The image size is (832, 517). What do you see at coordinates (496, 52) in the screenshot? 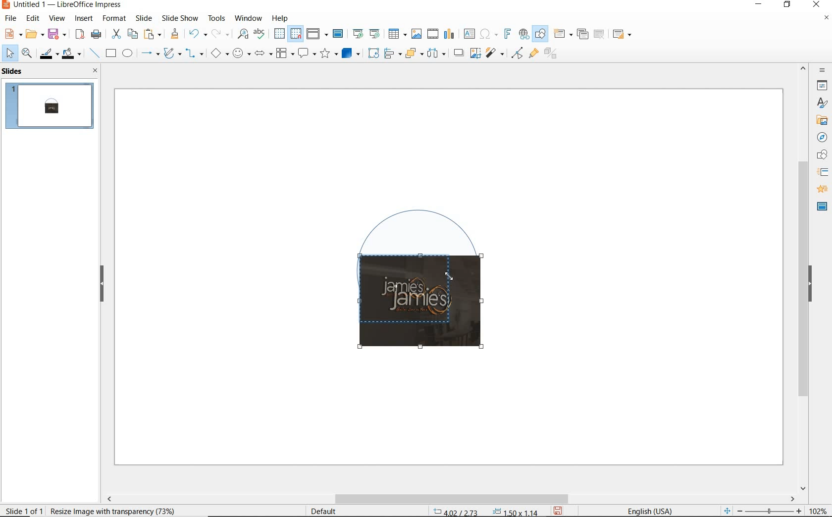
I see `filter` at bounding box center [496, 52].